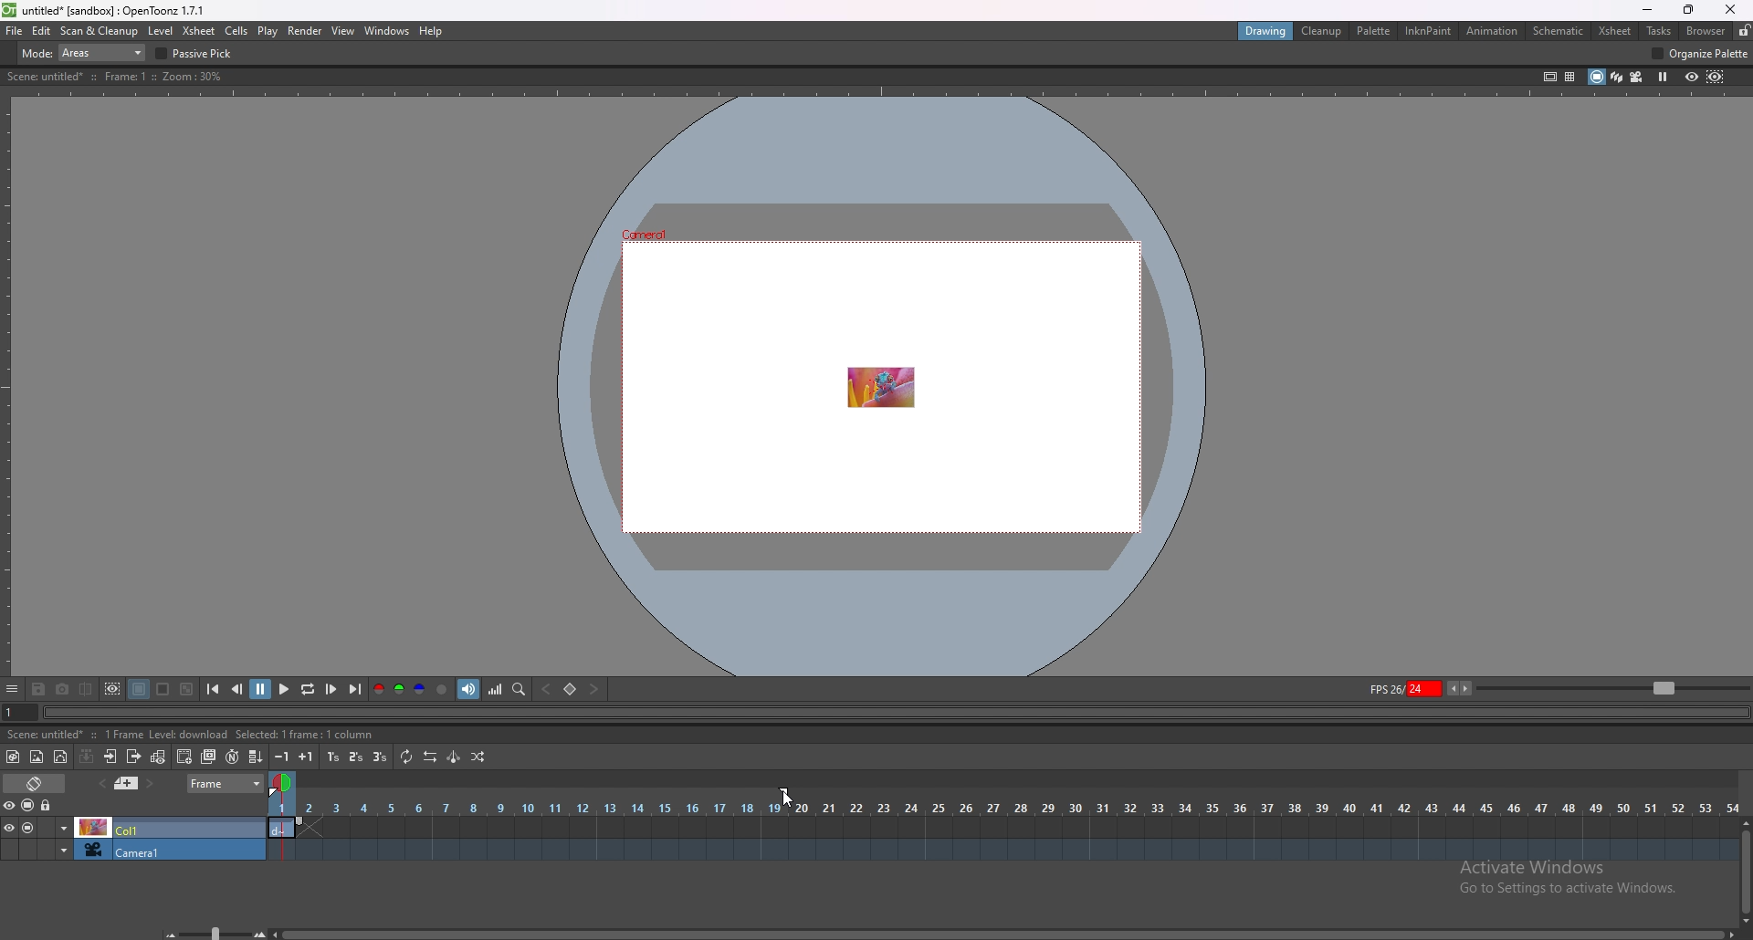 This screenshot has width=1753, height=940. What do you see at coordinates (35, 783) in the screenshot?
I see `toggle timeline` at bounding box center [35, 783].